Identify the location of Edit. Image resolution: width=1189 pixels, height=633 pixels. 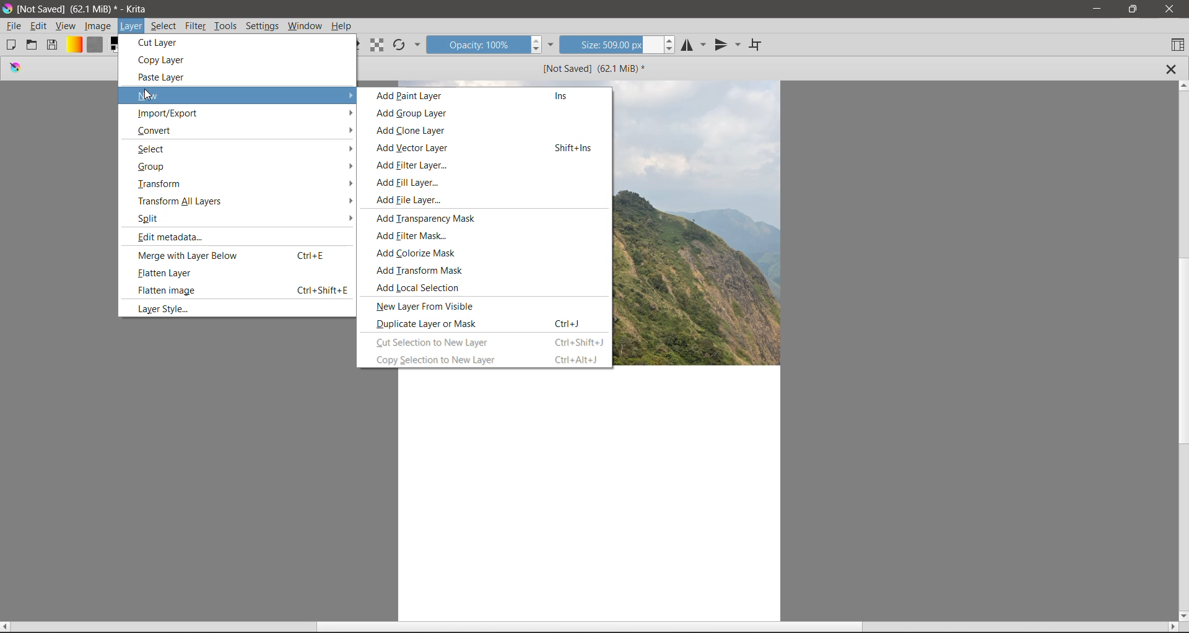
(40, 26).